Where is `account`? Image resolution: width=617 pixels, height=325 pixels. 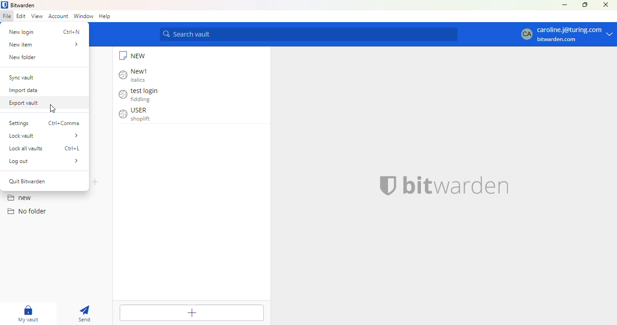 account is located at coordinates (58, 17).